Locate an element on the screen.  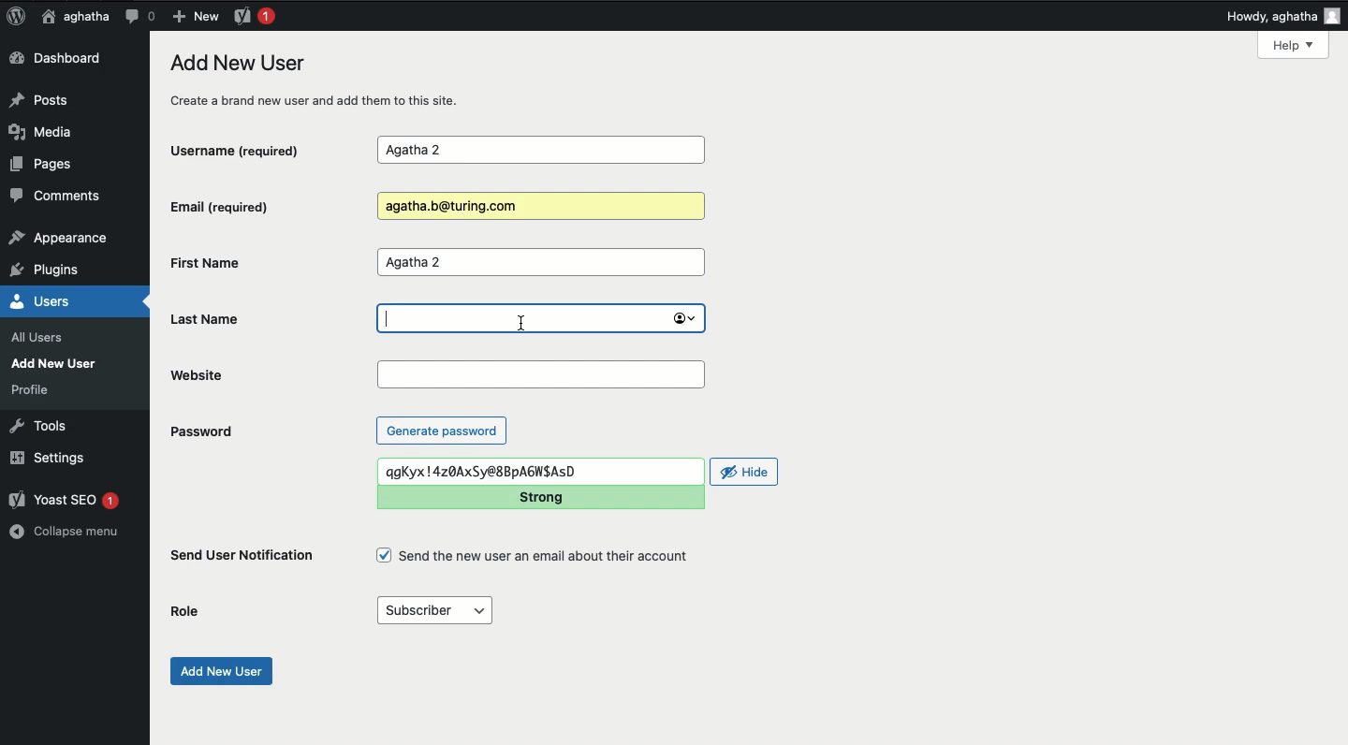
Dashboard is located at coordinates (61, 59).